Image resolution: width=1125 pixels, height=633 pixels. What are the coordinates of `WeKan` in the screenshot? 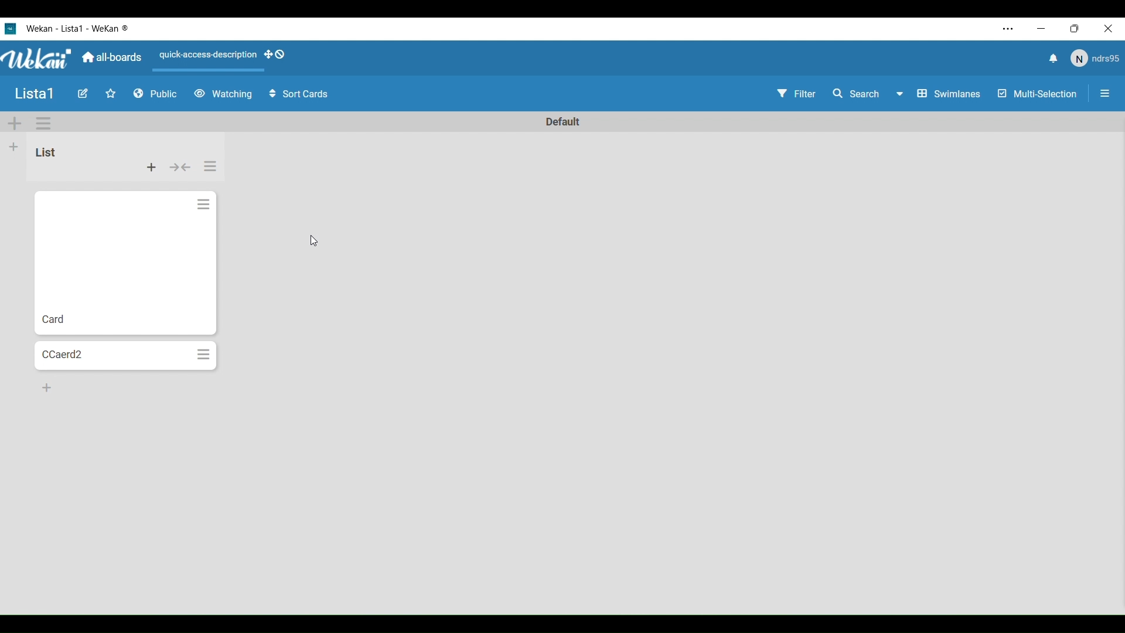 It's located at (79, 28).